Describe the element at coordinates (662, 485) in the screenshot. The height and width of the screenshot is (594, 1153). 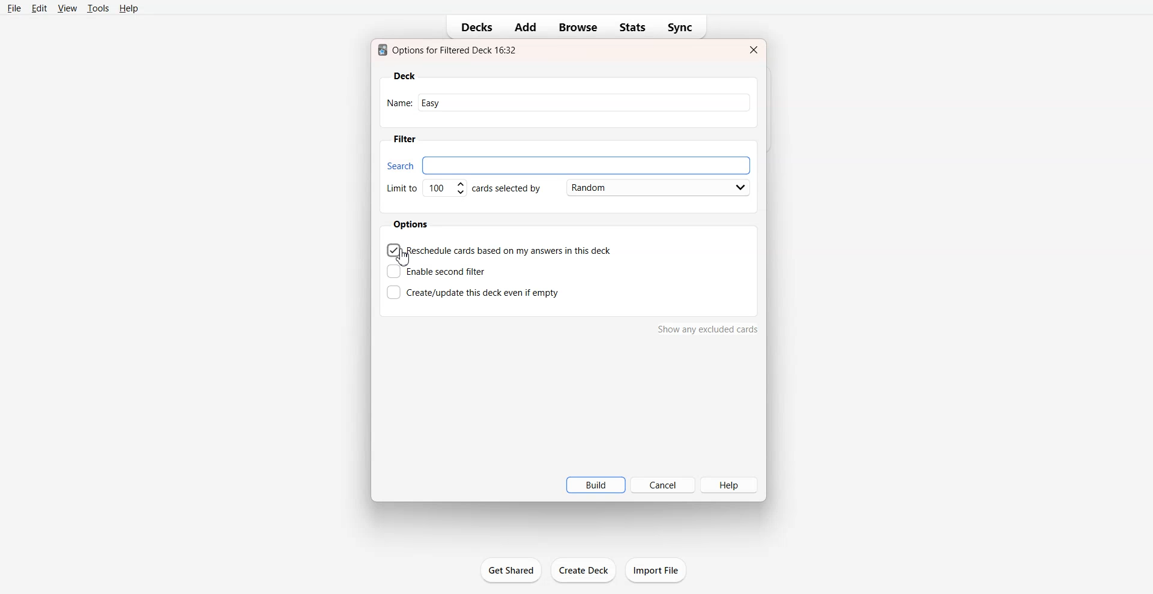
I see `Cancel` at that location.